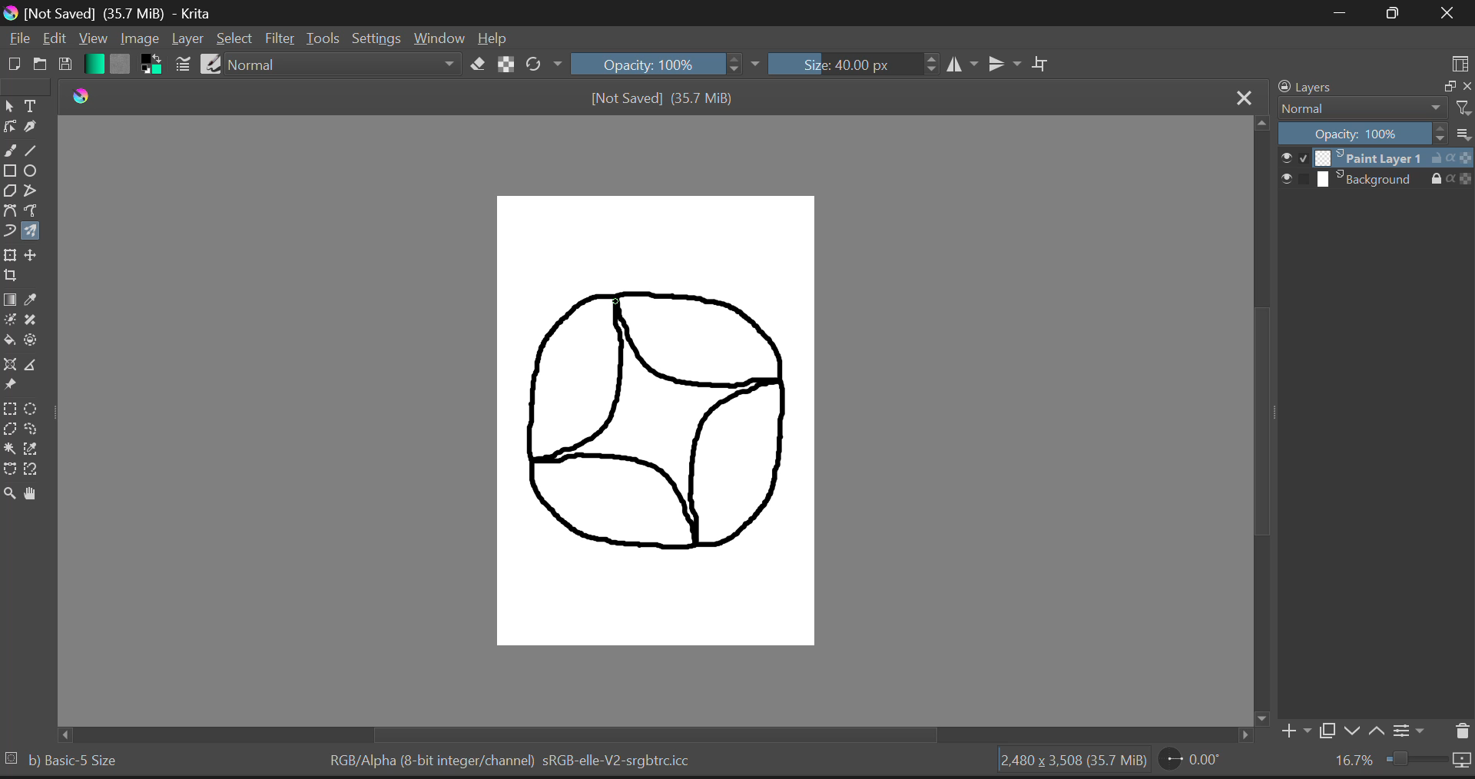  I want to click on list, so click(1462, 134).